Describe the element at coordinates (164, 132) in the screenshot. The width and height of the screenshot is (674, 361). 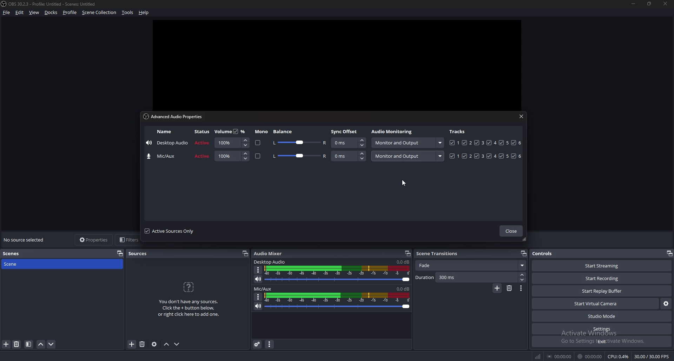
I see `name` at that location.